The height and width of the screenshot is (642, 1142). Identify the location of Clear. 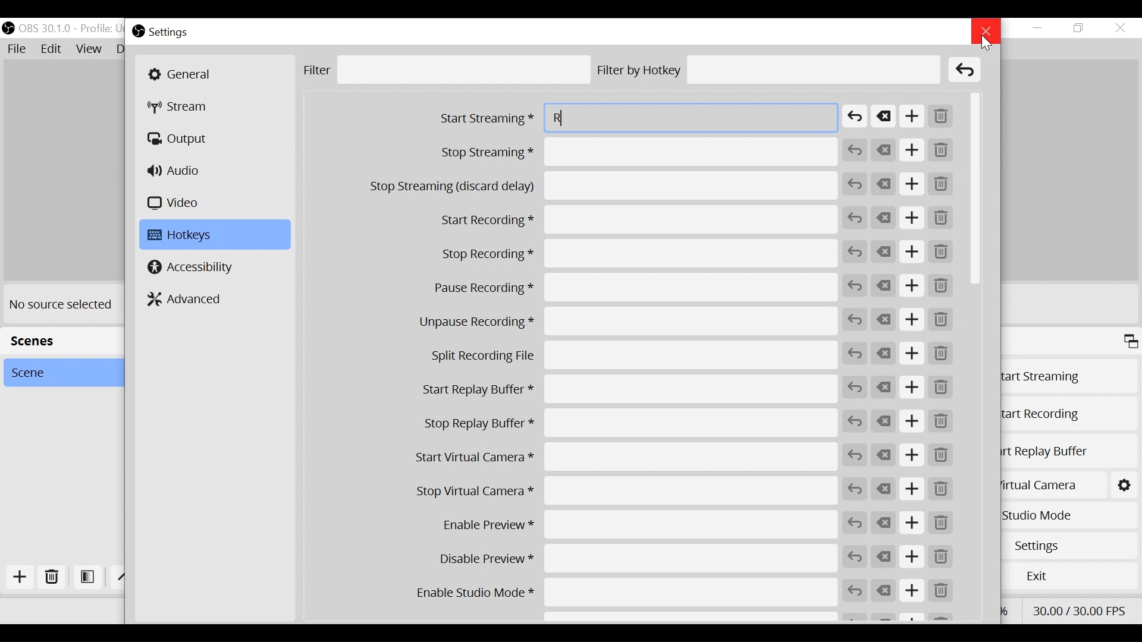
(884, 218).